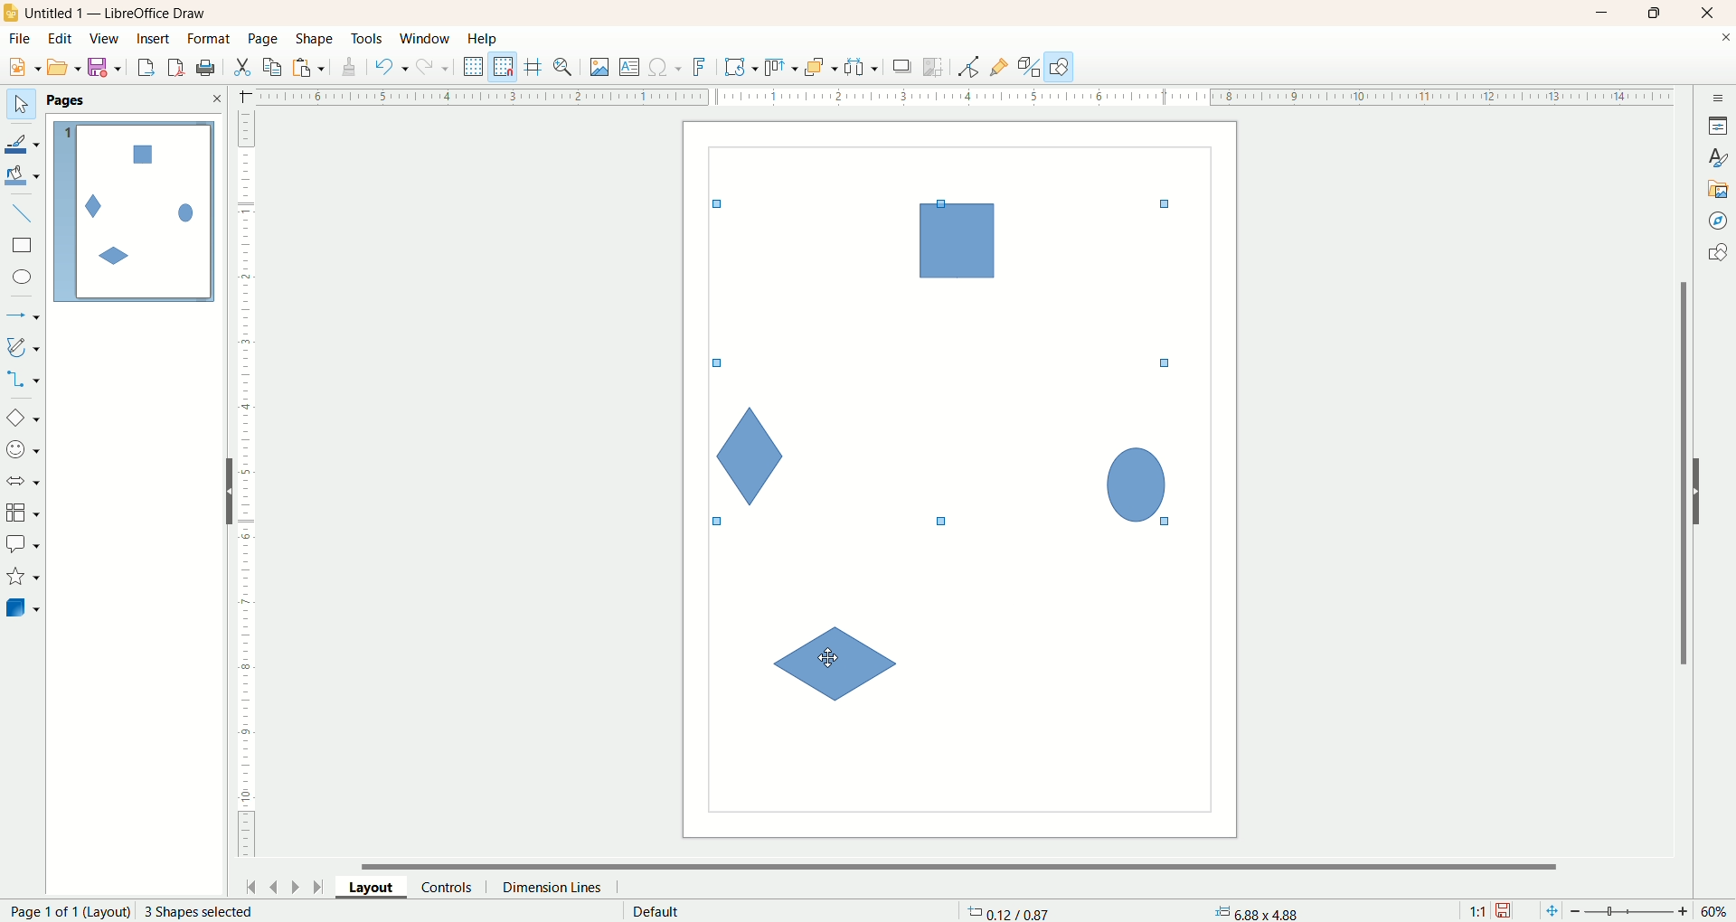 This screenshot has width=1736, height=922. I want to click on styles, so click(1718, 155).